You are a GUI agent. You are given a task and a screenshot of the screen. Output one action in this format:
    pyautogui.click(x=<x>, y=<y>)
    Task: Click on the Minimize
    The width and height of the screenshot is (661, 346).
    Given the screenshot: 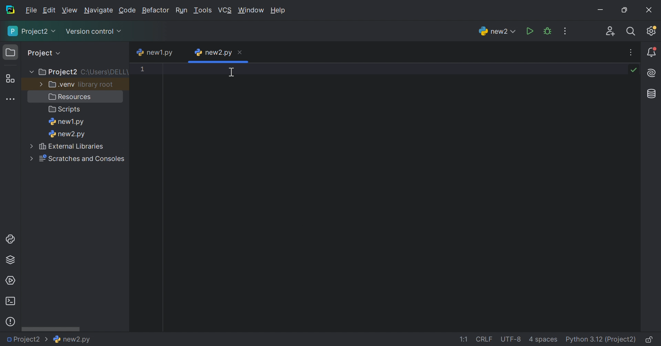 What is the action you would take?
    pyautogui.click(x=602, y=10)
    